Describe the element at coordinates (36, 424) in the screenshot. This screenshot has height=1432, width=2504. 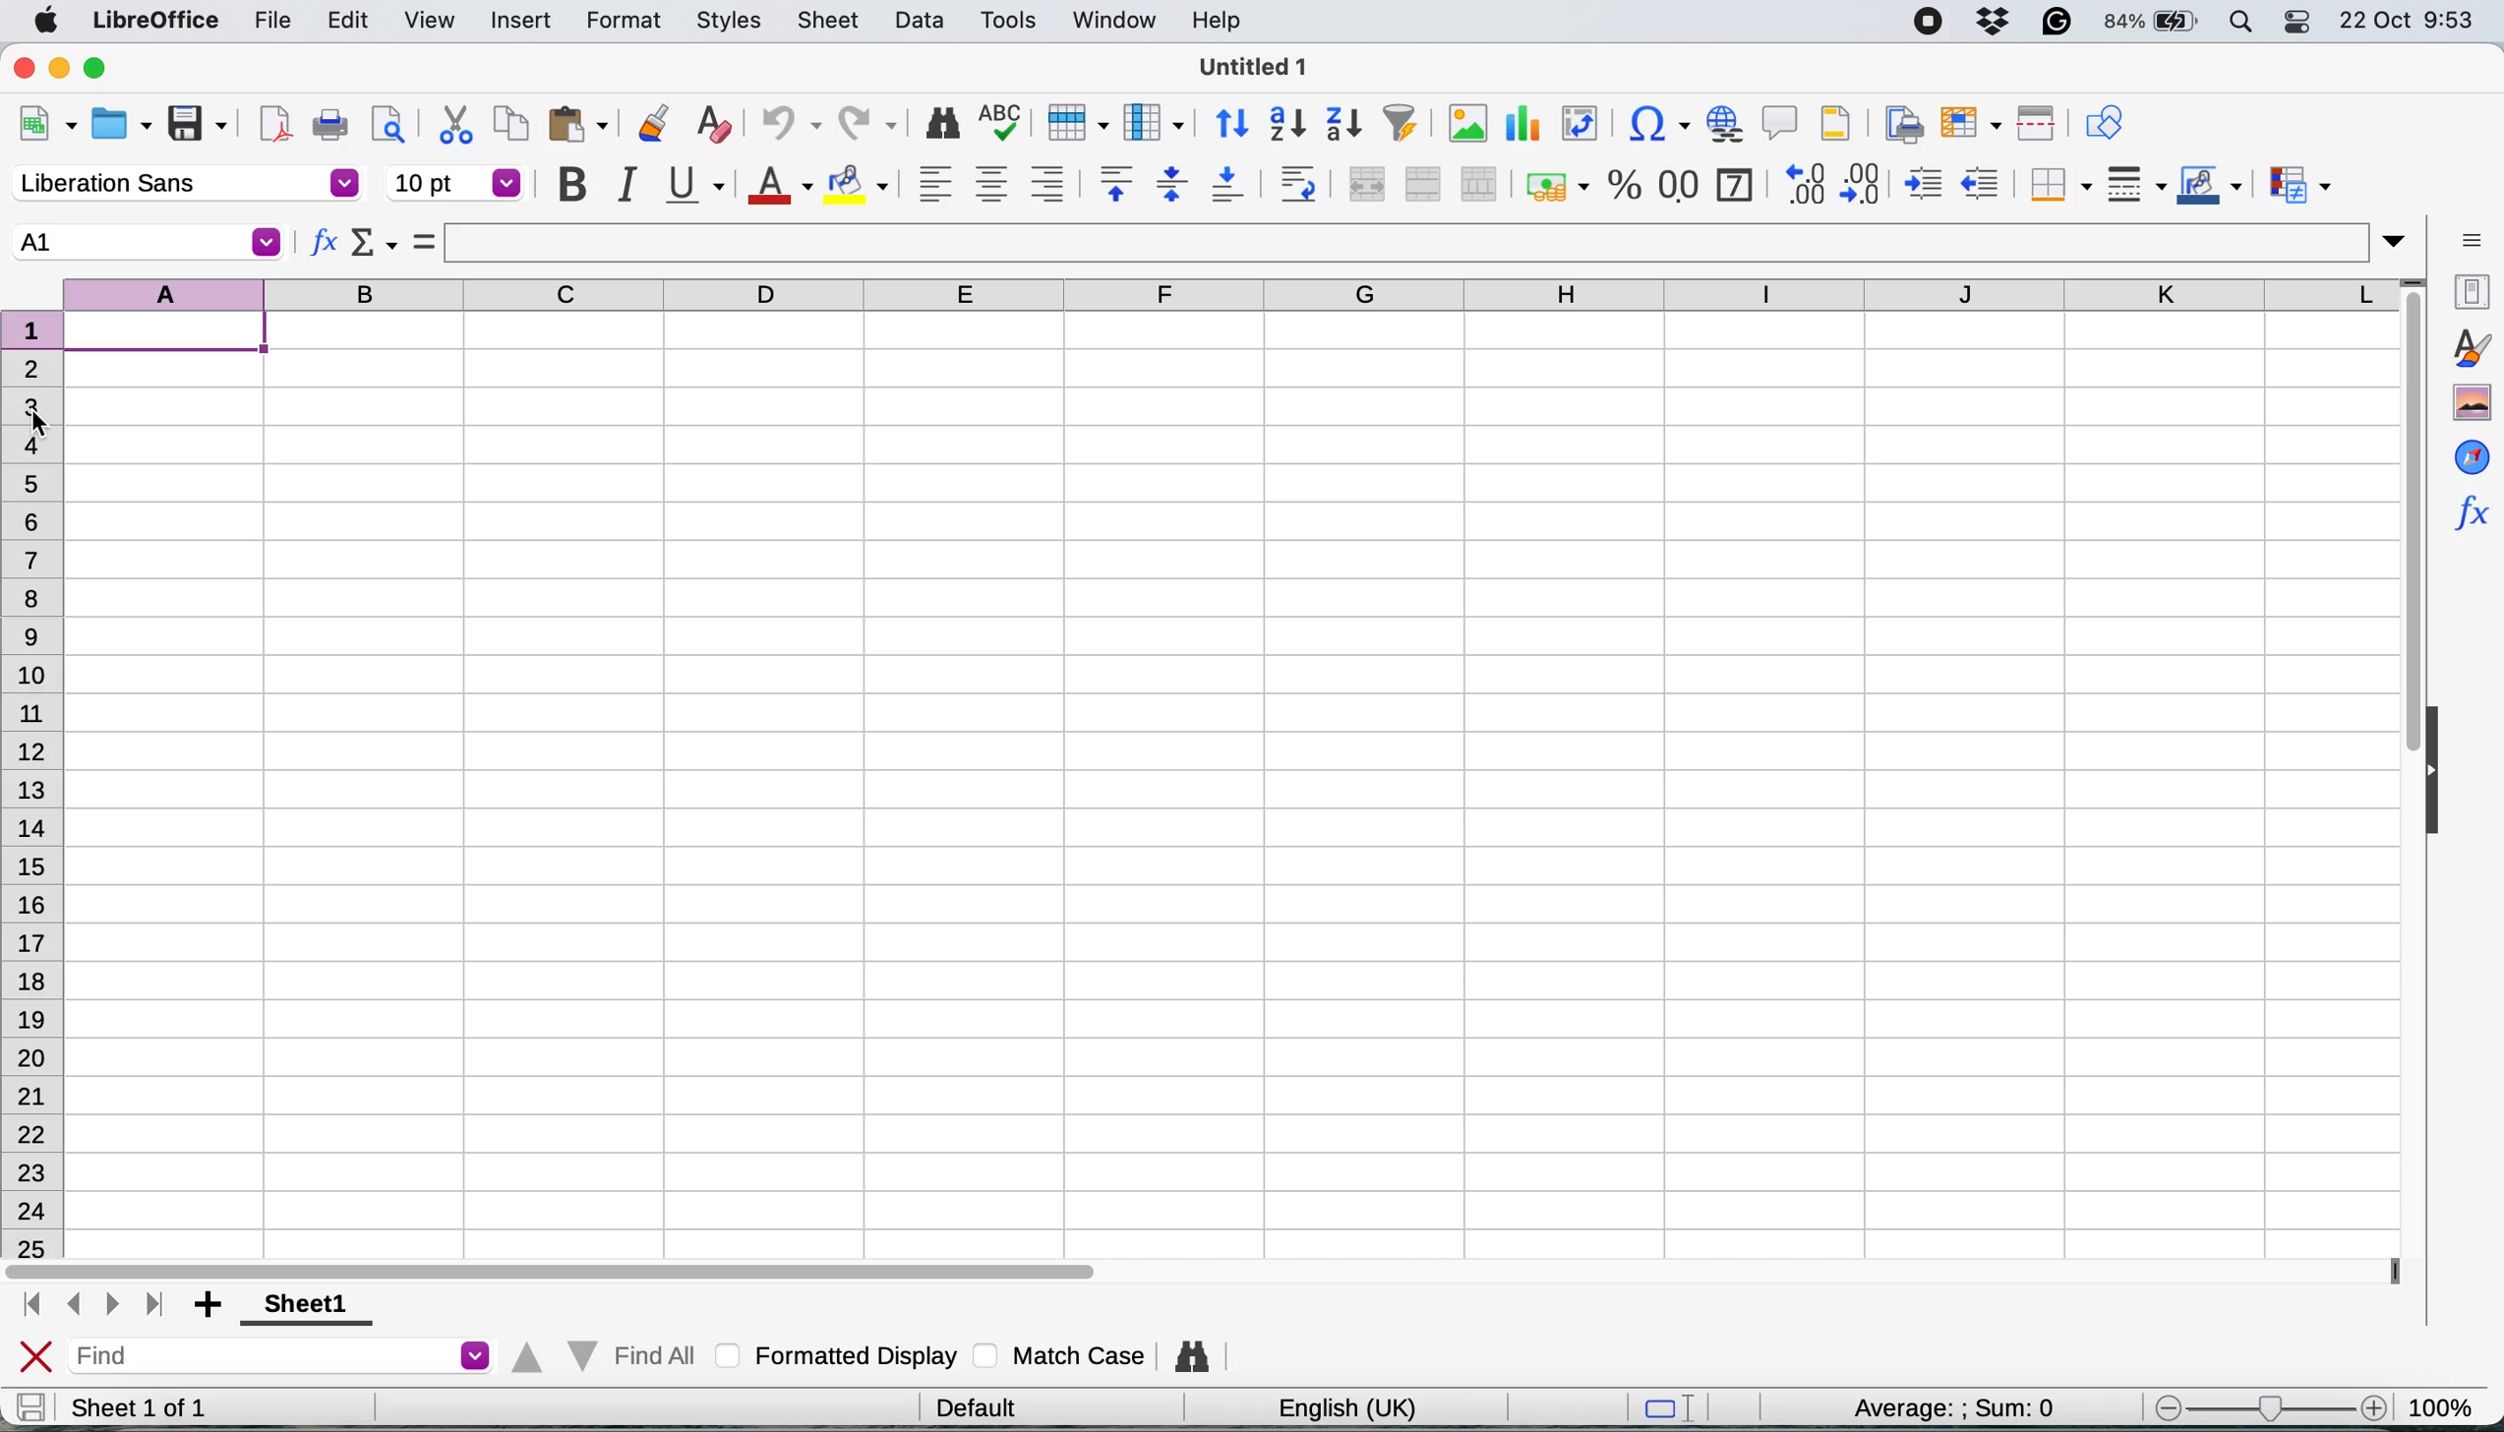
I see `cursor mouse down` at that location.